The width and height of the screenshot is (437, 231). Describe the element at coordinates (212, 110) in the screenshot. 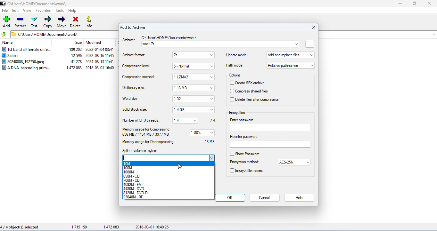

I see `drop down` at that location.